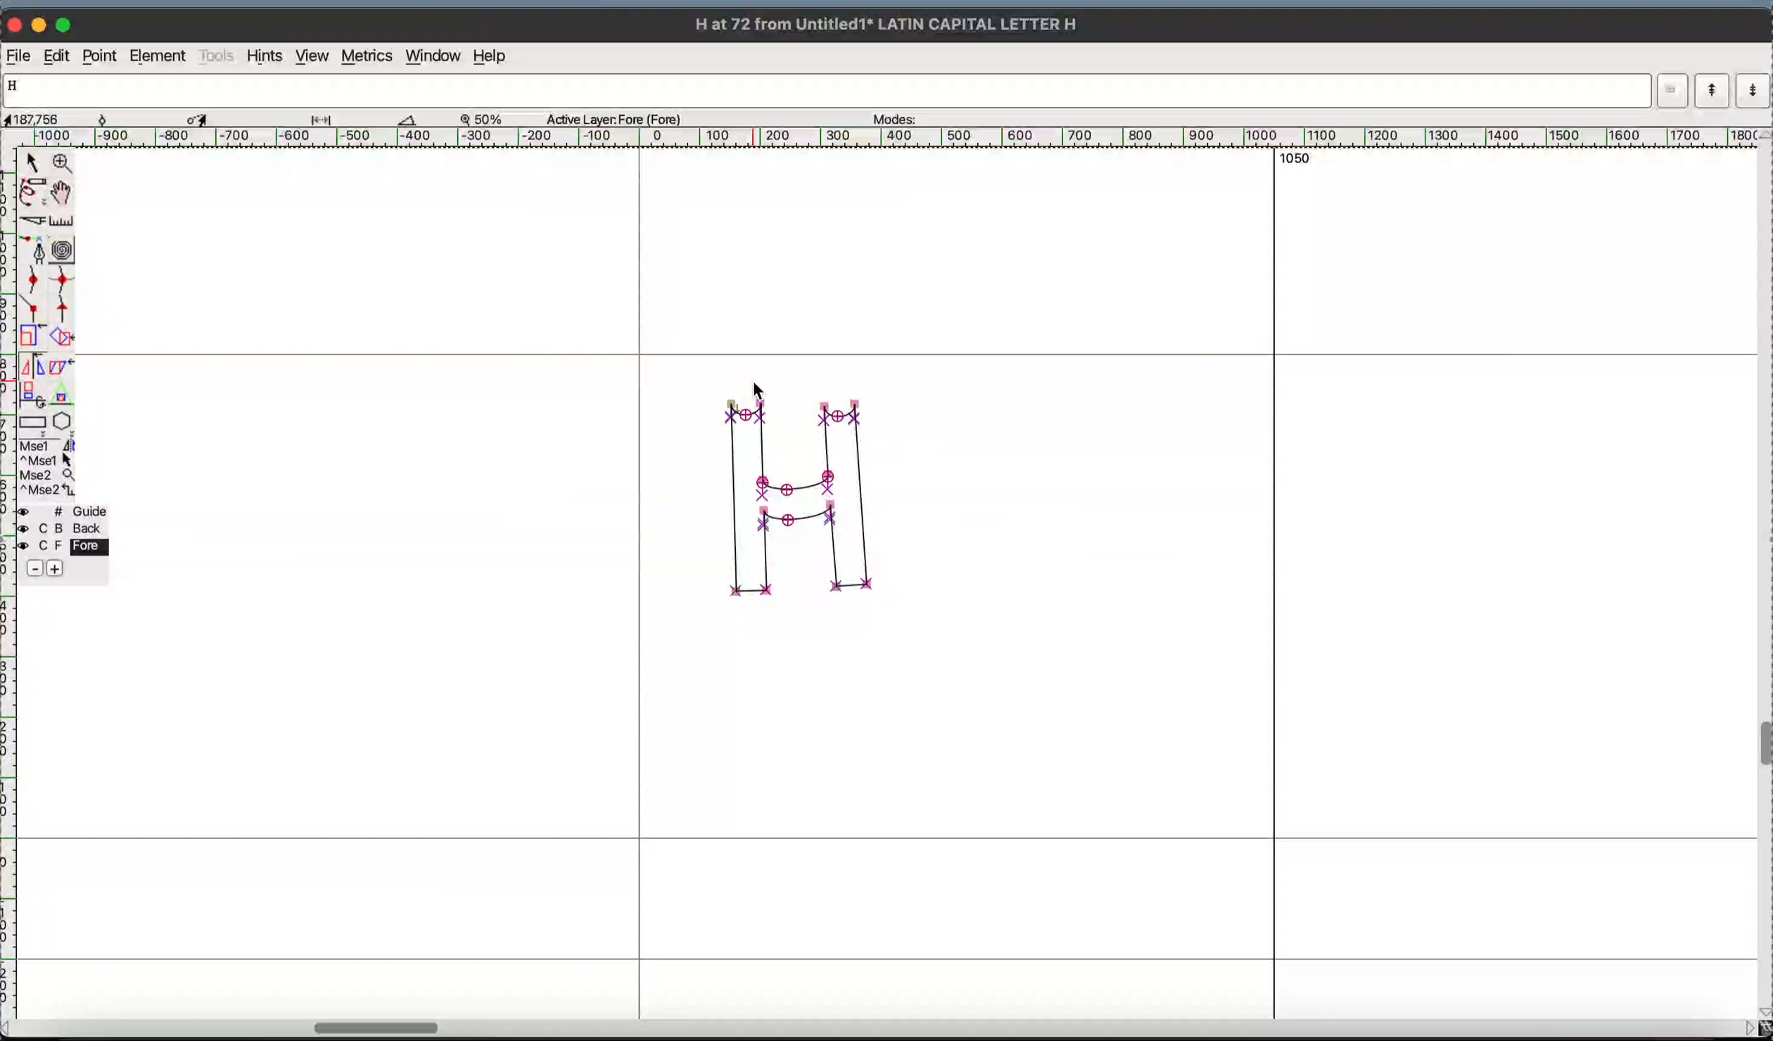  What do you see at coordinates (34, 220) in the screenshot?
I see `knife` at bounding box center [34, 220].